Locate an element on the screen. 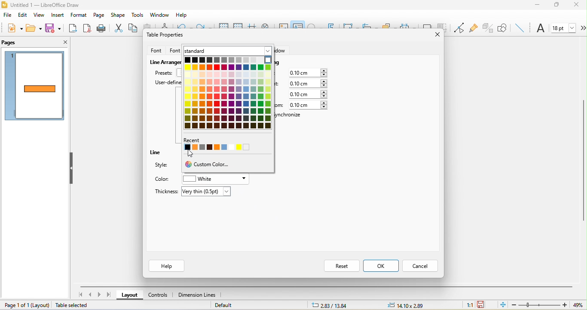  toggle point edit mode is located at coordinates (460, 28).